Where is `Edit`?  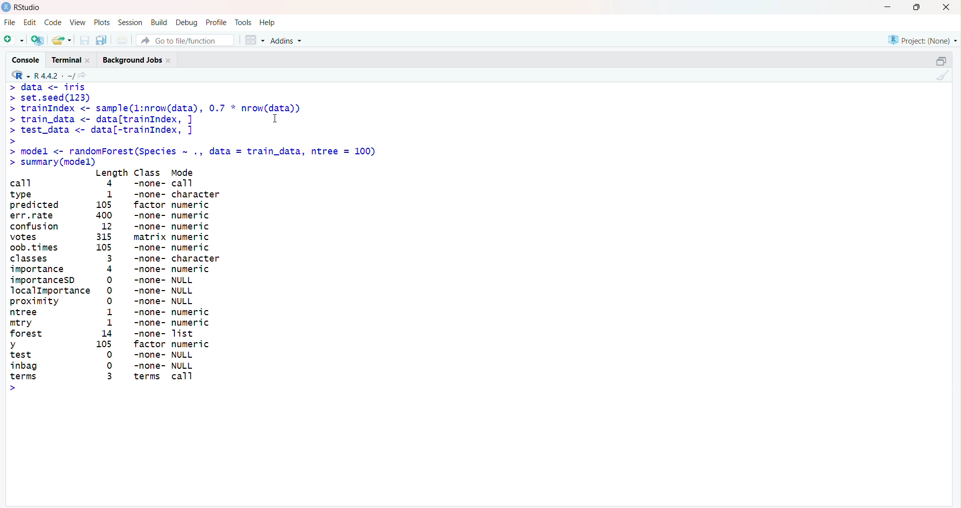
Edit is located at coordinates (30, 21).